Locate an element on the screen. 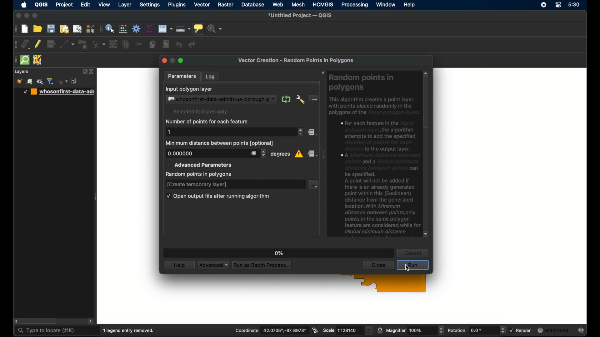 The height and width of the screenshot is (337, 600). modify attributes is located at coordinates (113, 44).